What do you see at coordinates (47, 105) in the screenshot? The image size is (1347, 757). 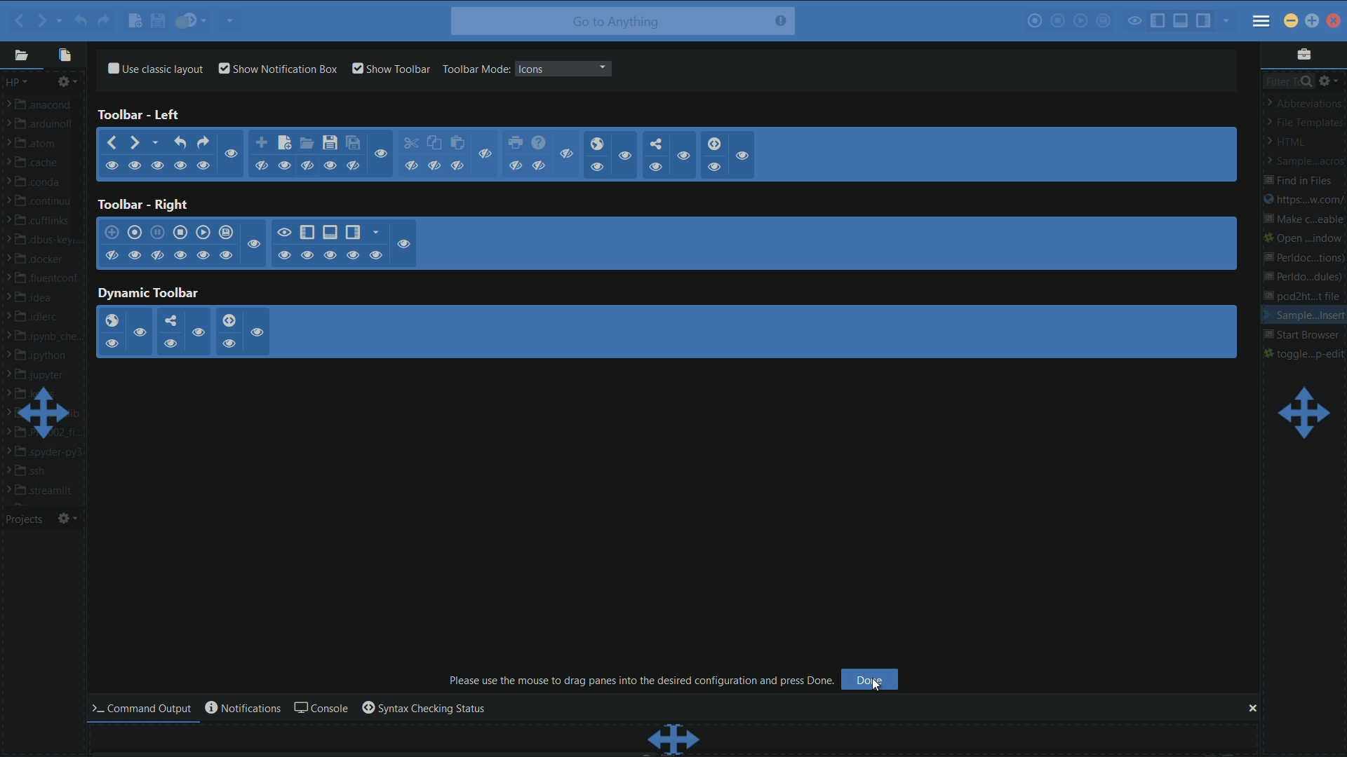 I see `anacond` at bounding box center [47, 105].